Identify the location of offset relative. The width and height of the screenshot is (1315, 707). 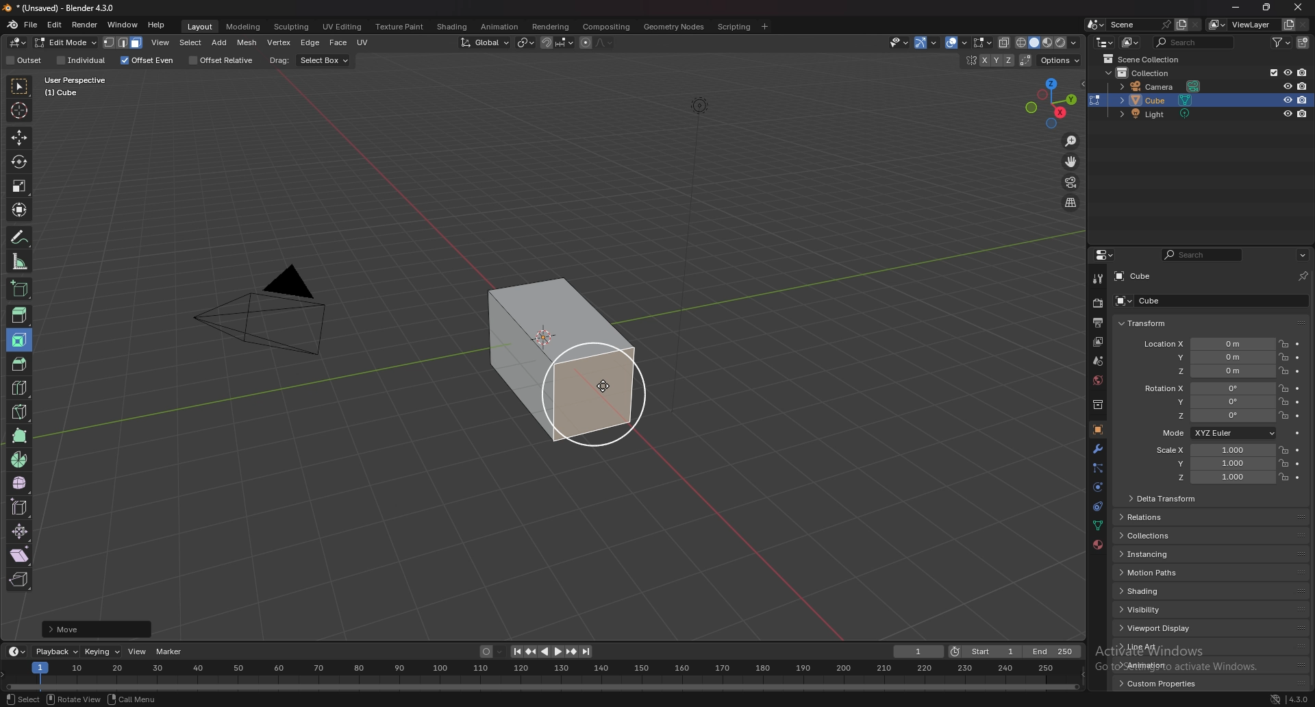
(223, 60).